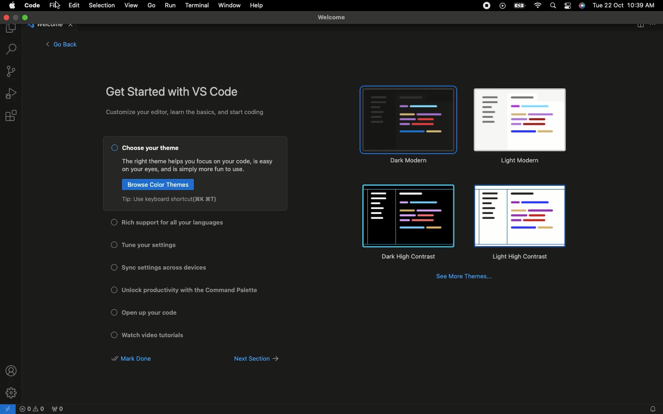 This screenshot has height=414, width=663. What do you see at coordinates (149, 245) in the screenshot?
I see `Tune your settings` at bounding box center [149, 245].